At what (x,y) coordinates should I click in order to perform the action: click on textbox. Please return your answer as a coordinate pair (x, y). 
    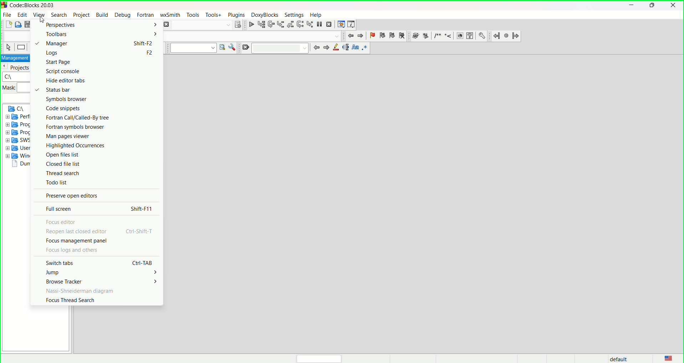
    Looking at the image, I should click on (280, 48).